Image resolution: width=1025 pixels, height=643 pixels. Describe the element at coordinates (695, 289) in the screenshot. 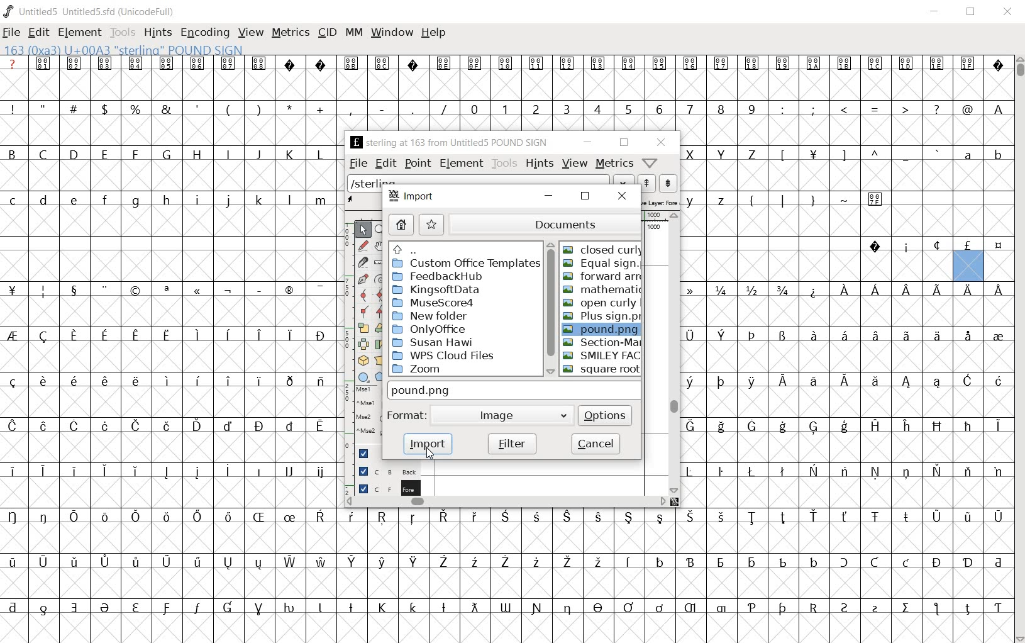

I see `Symbol` at that location.